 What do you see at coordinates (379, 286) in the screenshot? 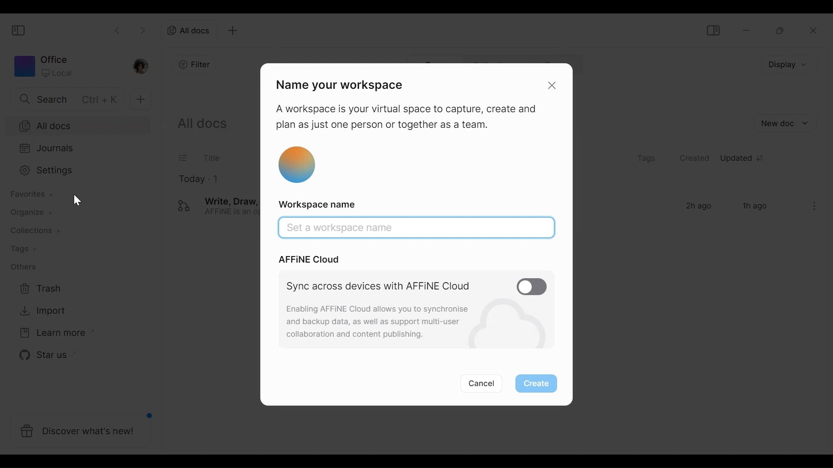
I see `Sync across devices with AFFiNE Cloud` at bounding box center [379, 286].